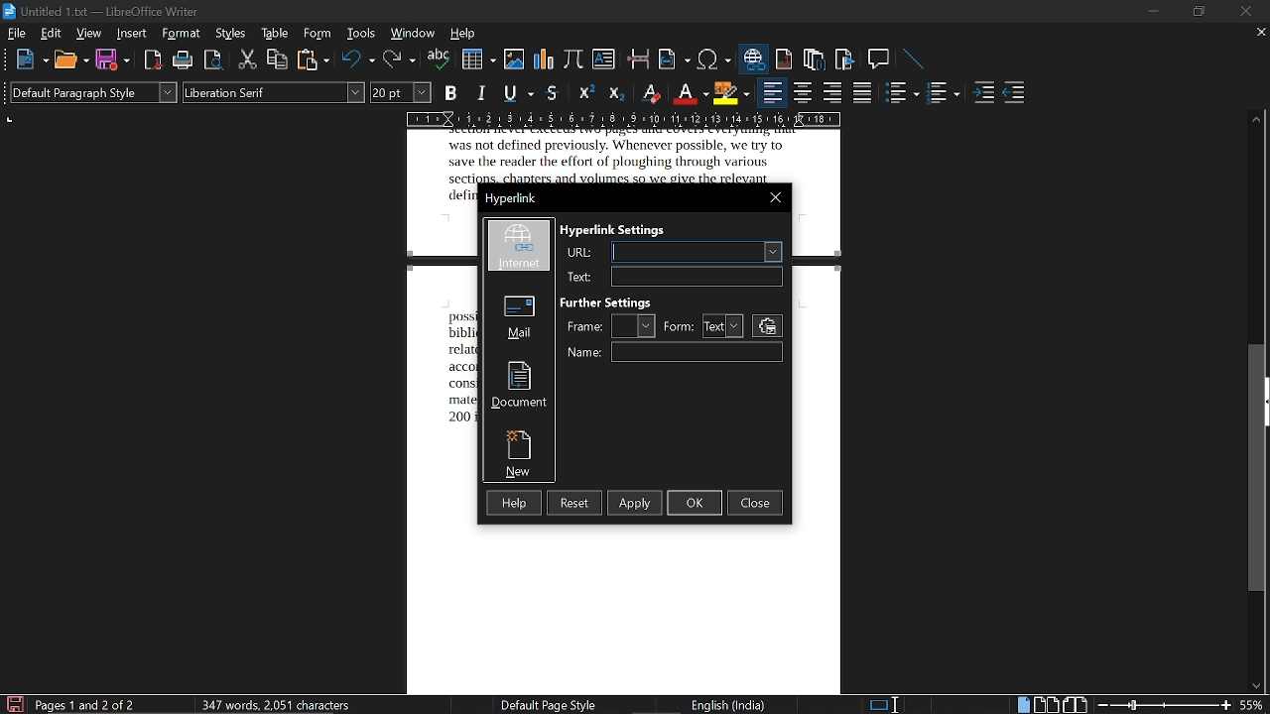 This screenshot has width=1270, height=714. I want to click on highlight, so click(731, 92).